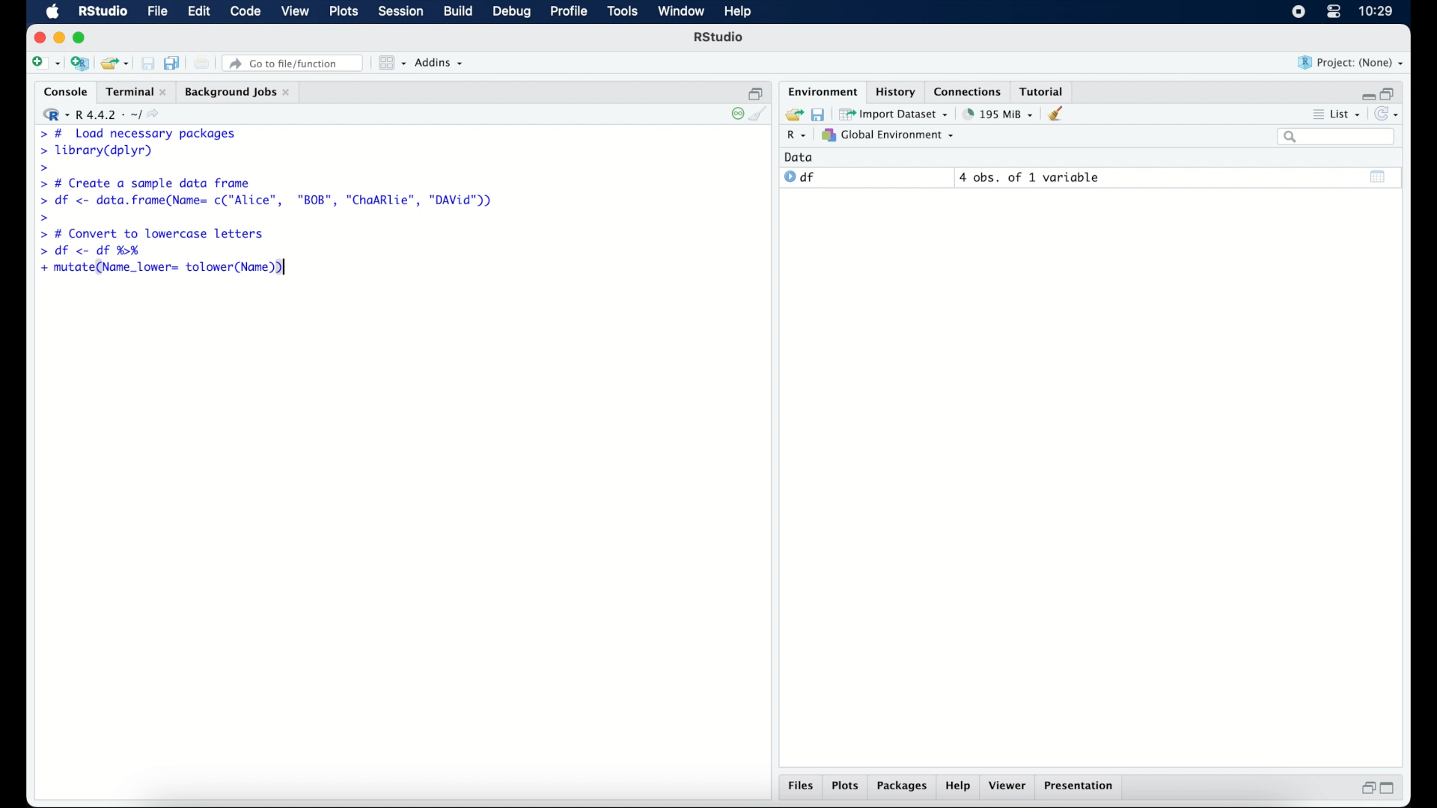 The width and height of the screenshot is (1437, 808). Describe the element at coordinates (202, 63) in the screenshot. I see `print` at that location.